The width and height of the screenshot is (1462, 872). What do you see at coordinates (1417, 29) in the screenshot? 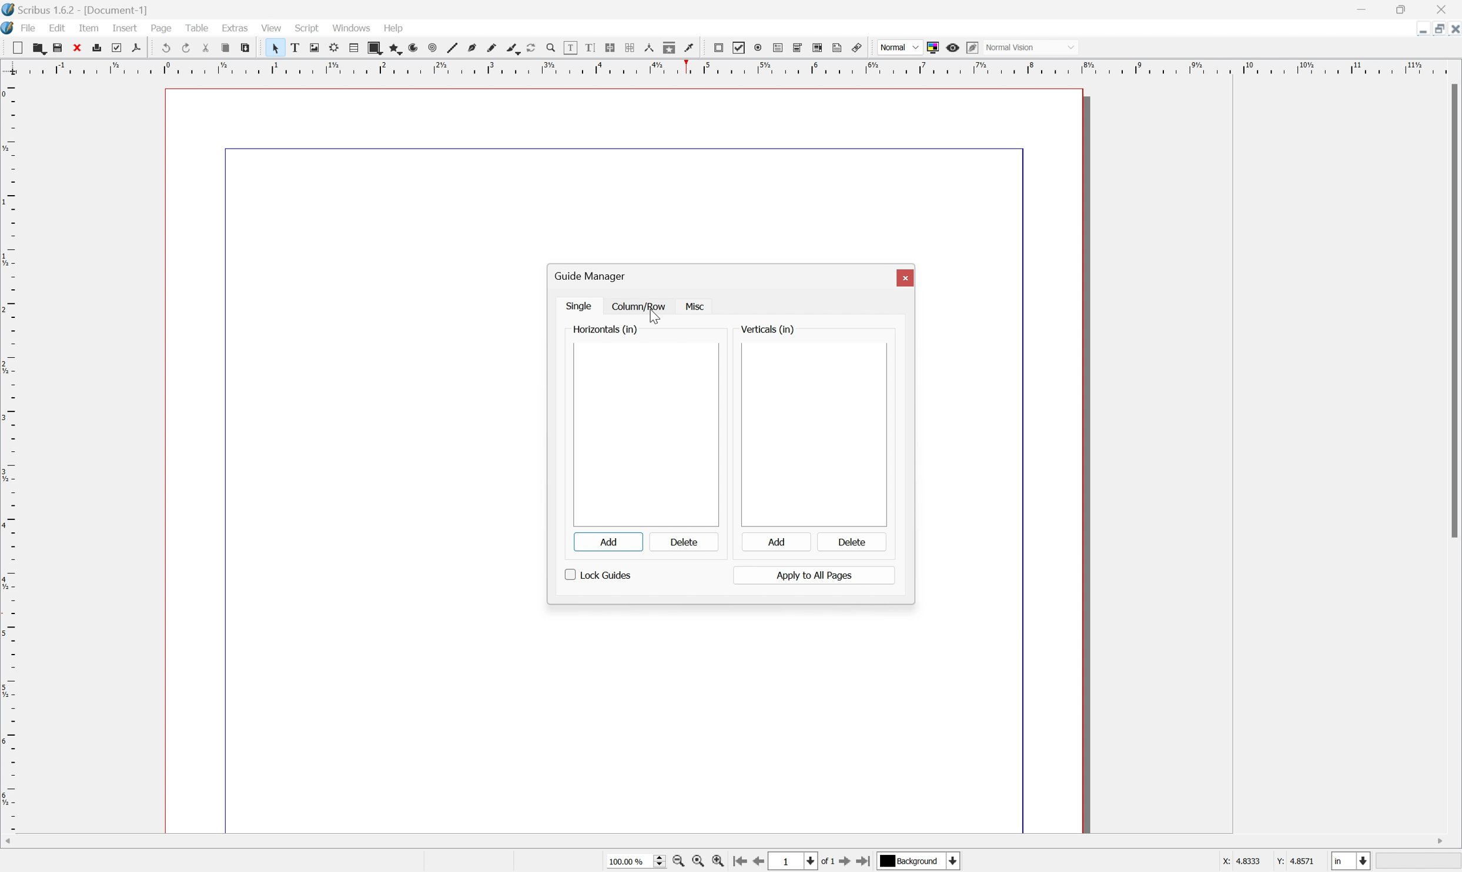
I see `minimize` at bounding box center [1417, 29].